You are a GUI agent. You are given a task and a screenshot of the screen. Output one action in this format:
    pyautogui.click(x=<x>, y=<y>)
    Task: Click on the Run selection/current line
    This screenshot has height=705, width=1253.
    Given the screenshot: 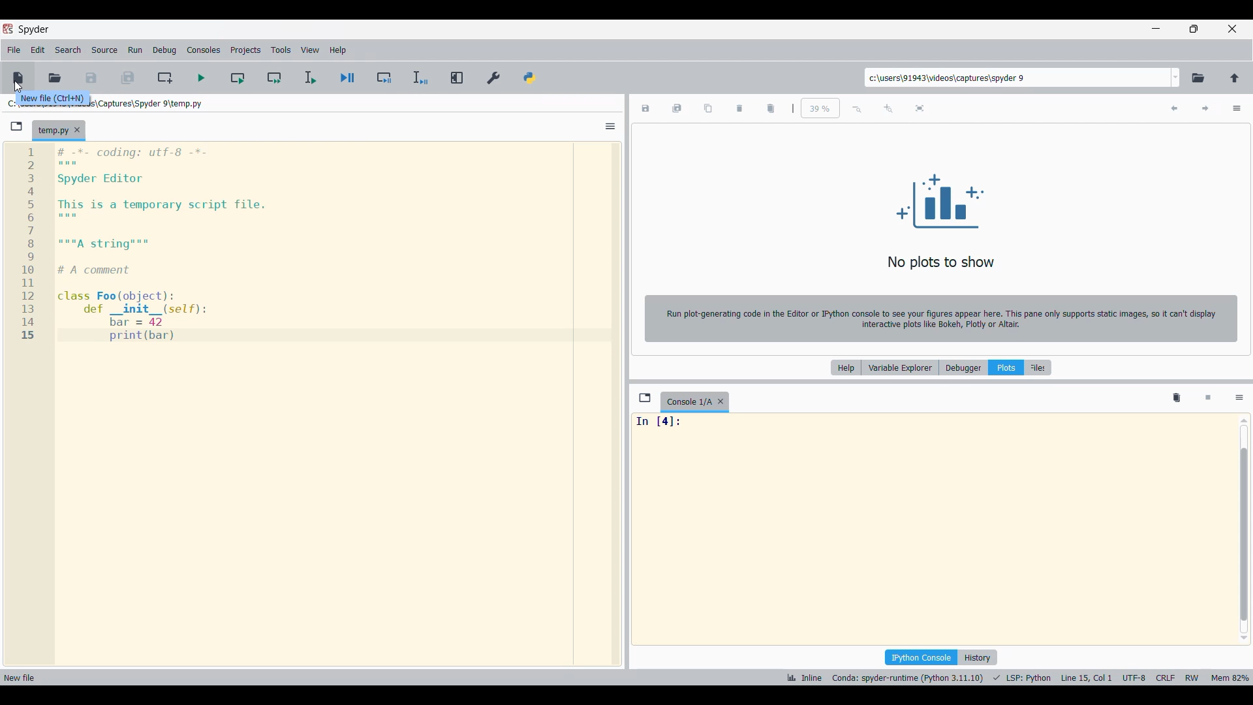 What is the action you would take?
    pyautogui.click(x=310, y=78)
    